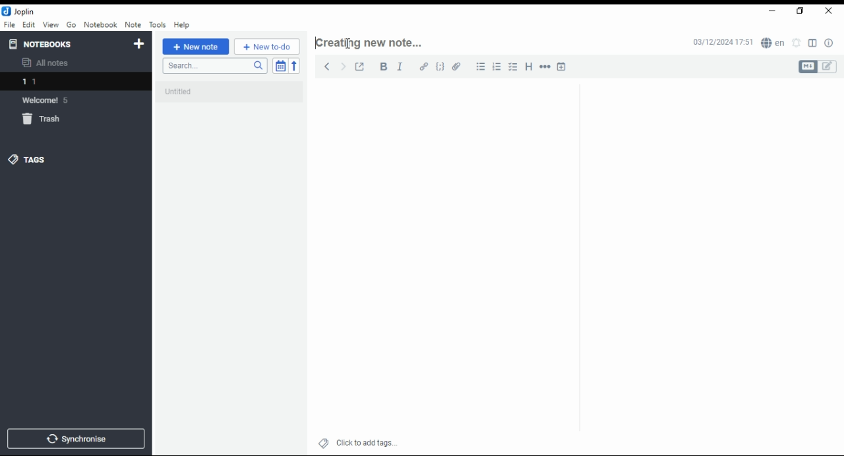  Describe the element at coordinates (76, 439) in the screenshot. I see `synchronise` at that location.